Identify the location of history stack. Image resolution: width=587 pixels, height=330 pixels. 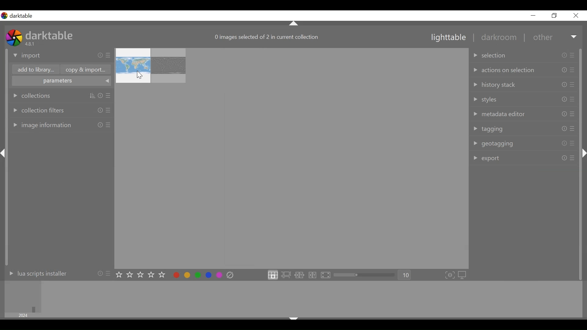
(526, 85).